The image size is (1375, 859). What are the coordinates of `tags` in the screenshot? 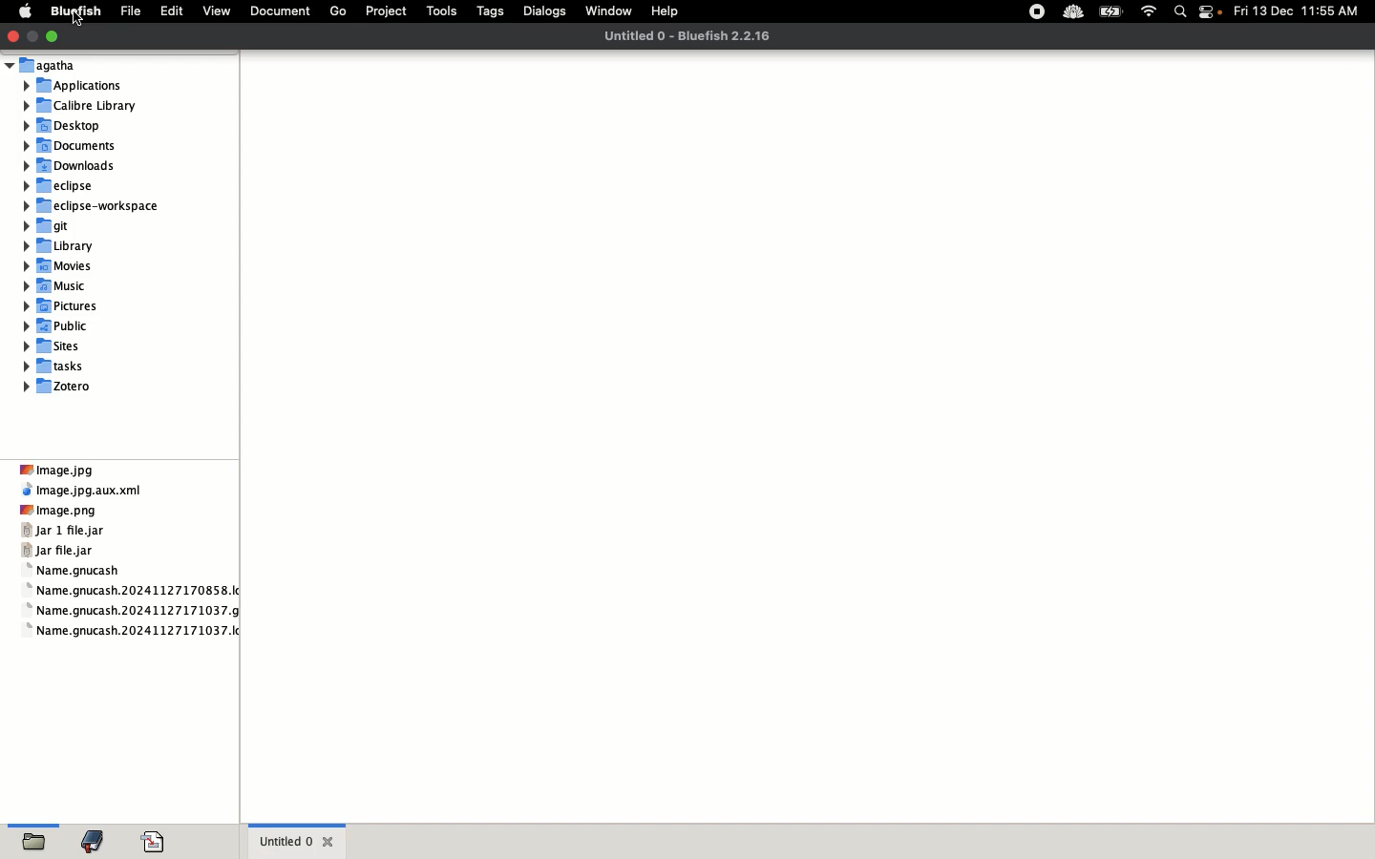 It's located at (492, 13).